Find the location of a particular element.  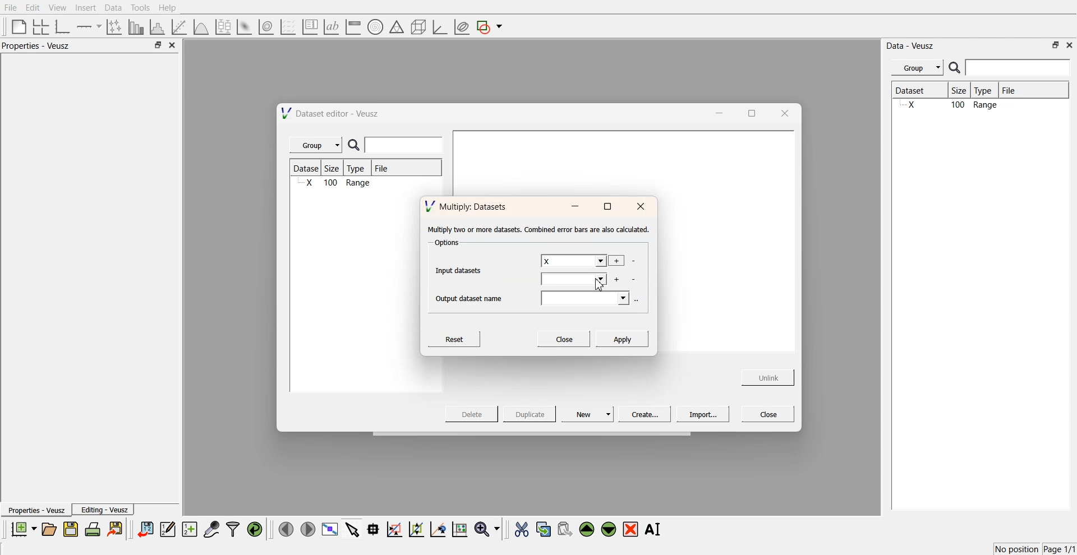

Properties - Veusz is located at coordinates (36, 511).